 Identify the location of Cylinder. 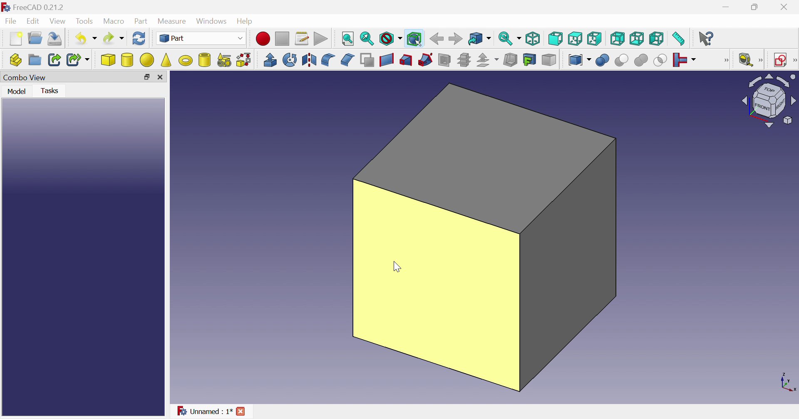
(128, 60).